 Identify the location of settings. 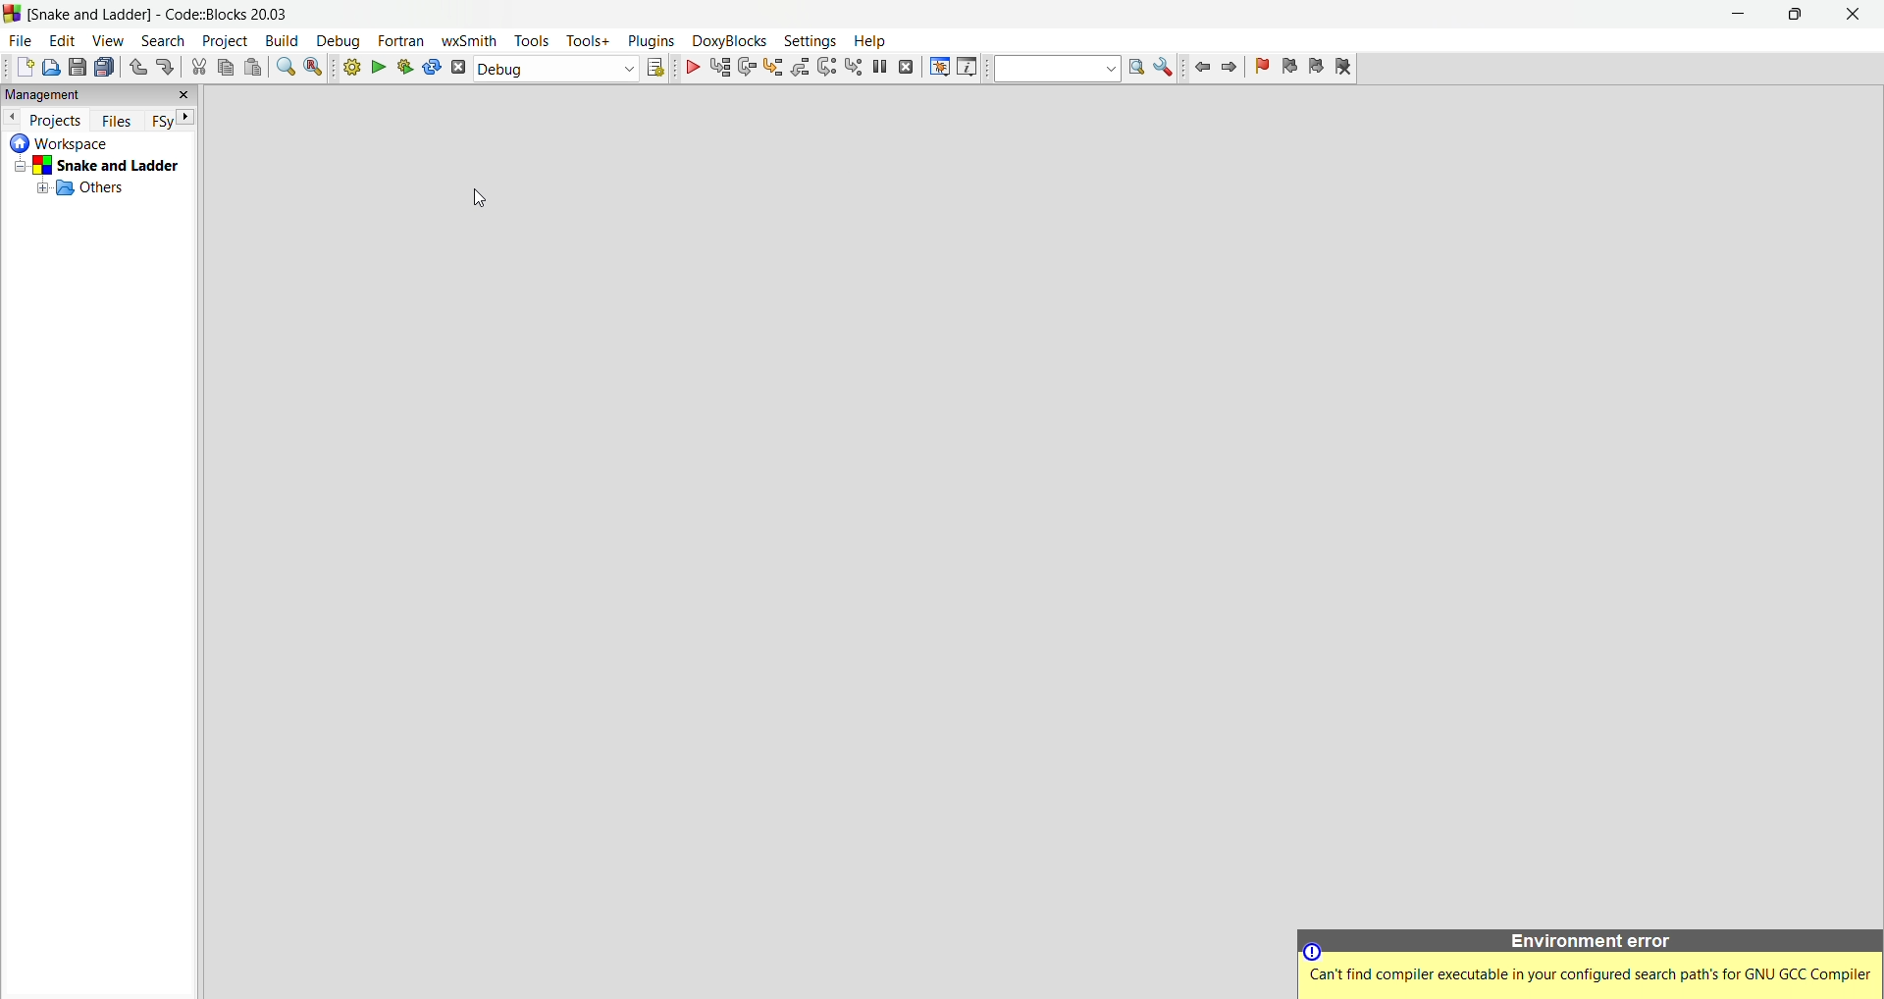
(808, 39).